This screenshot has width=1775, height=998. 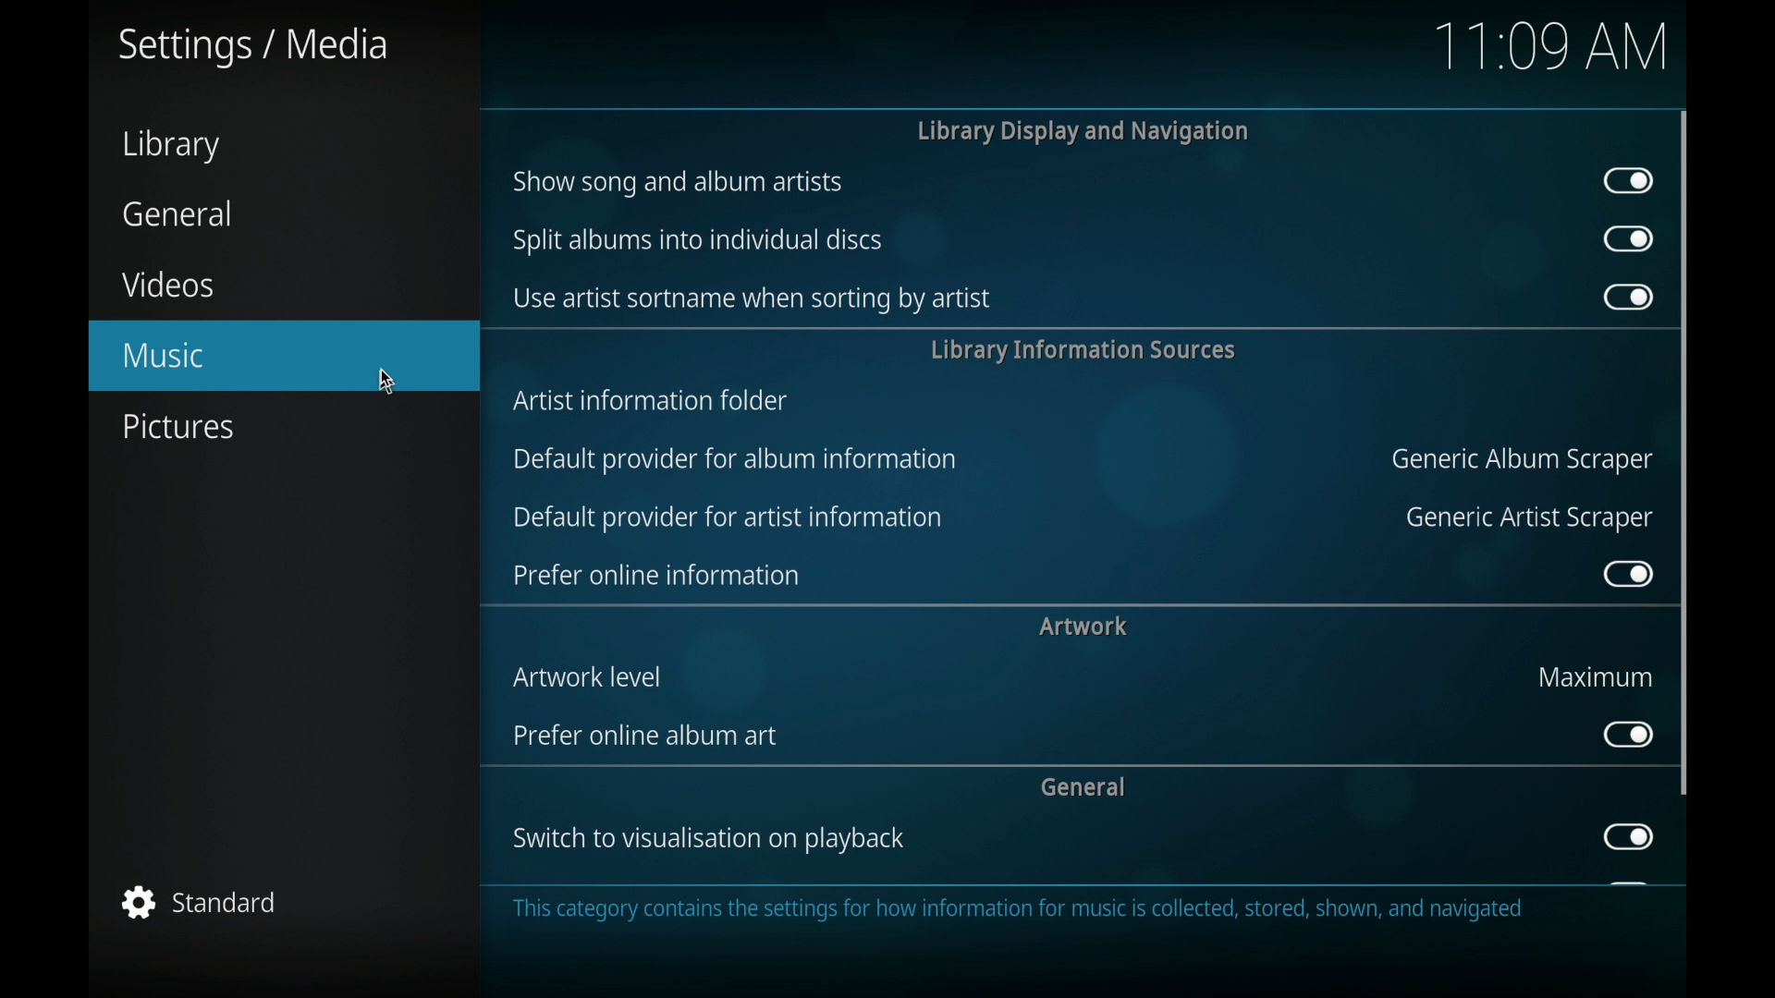 I want to click on pictures, so click(x=177, y=427).